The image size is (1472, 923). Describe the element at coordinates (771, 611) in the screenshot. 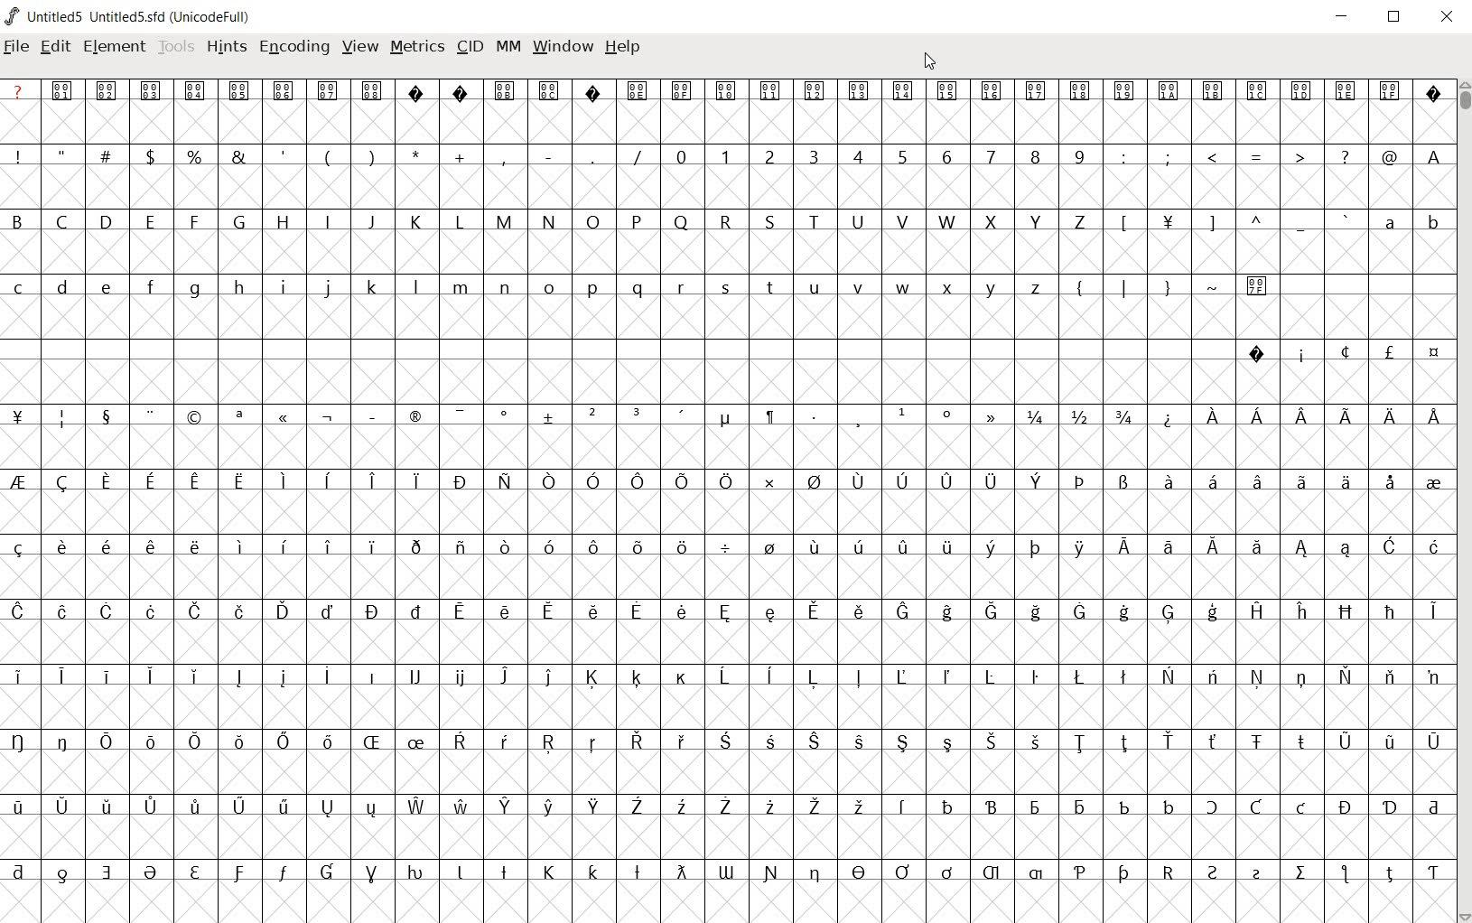

I see `Symbol` at that location.